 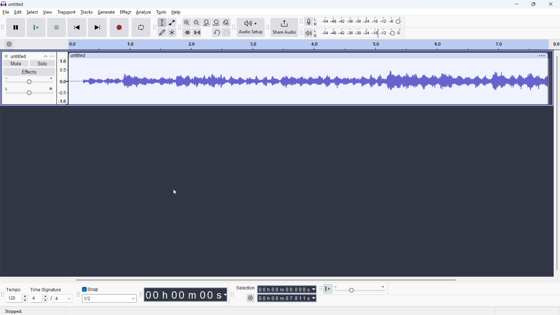 What do you see at coordinates (143, 12) in the screenshot?
I see `analyse` at bounding box center [143, 12].